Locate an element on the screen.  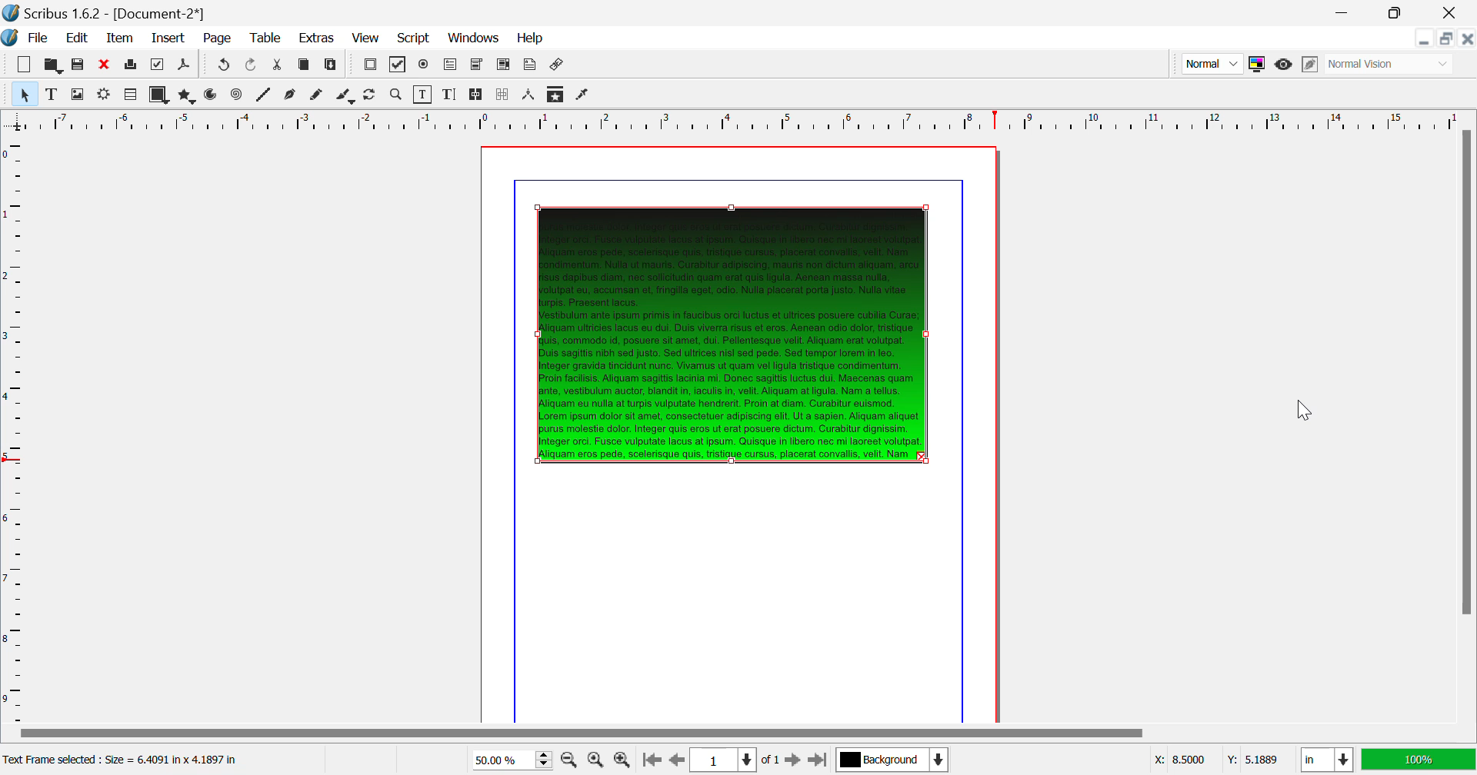
Print is located at coordinates (132, 65).